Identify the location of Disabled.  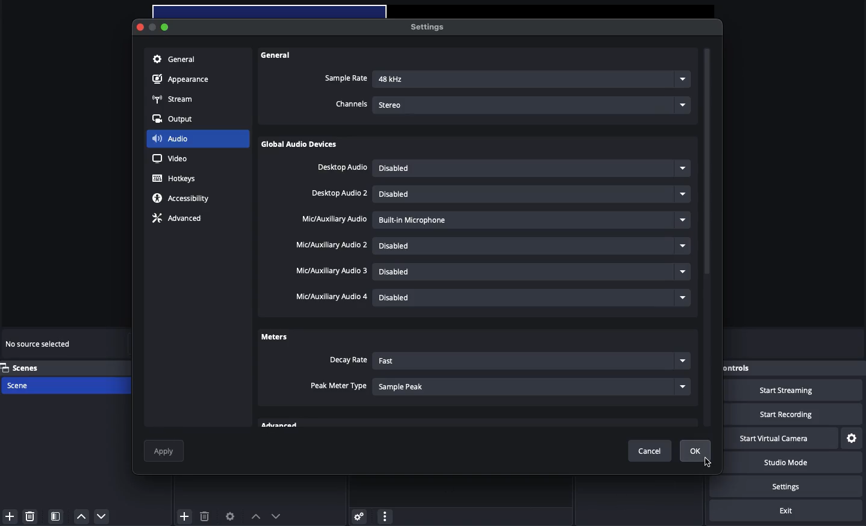
(534, 296).